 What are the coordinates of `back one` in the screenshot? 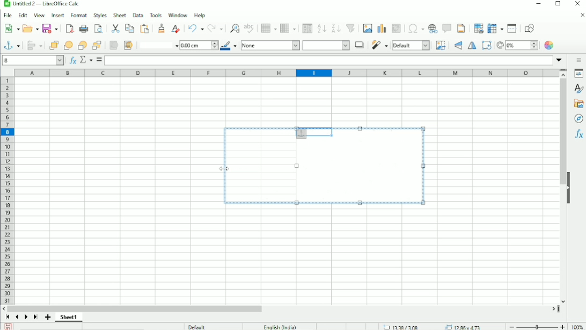 It's located at (82, 45).